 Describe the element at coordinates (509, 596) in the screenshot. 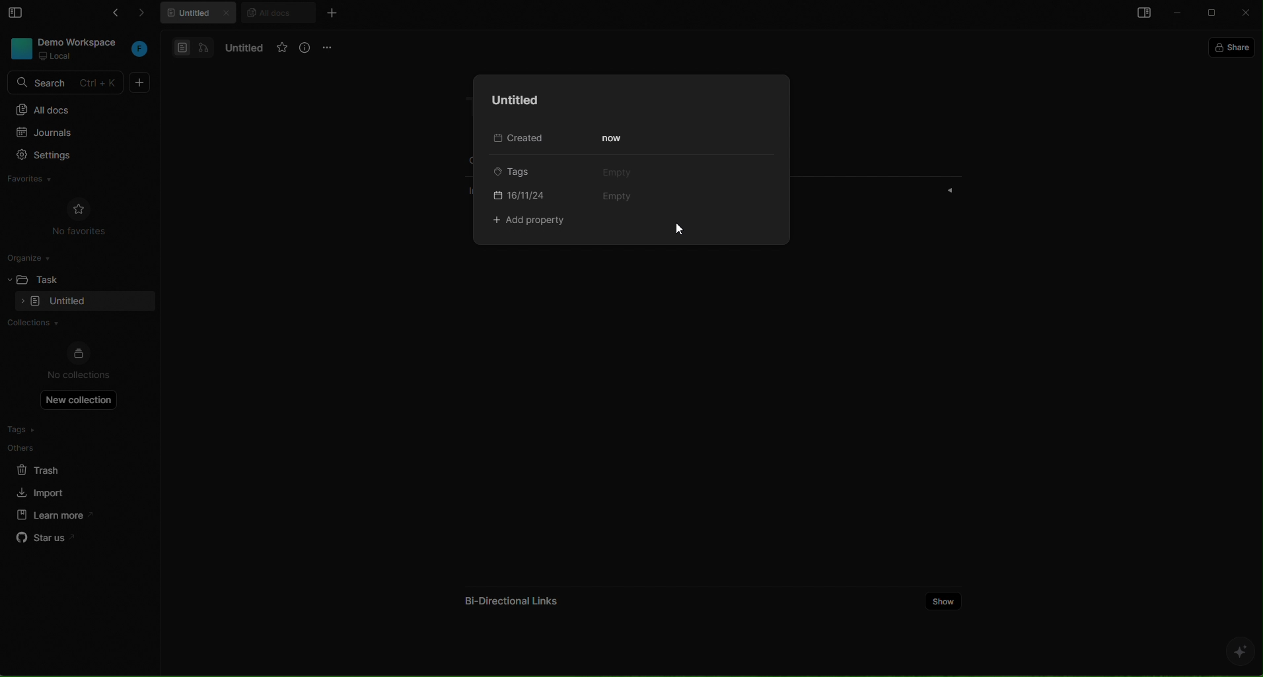

I see `bi directional links` at that location.